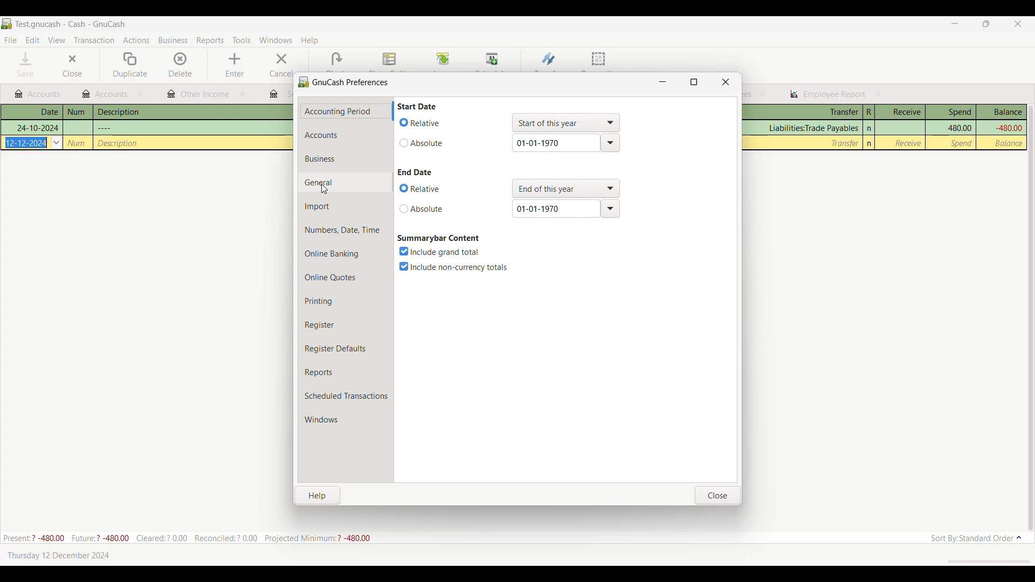  What do you see at coordinates (763, 94) in the screenshot?
I see `close` at bounding box center [763, 94].